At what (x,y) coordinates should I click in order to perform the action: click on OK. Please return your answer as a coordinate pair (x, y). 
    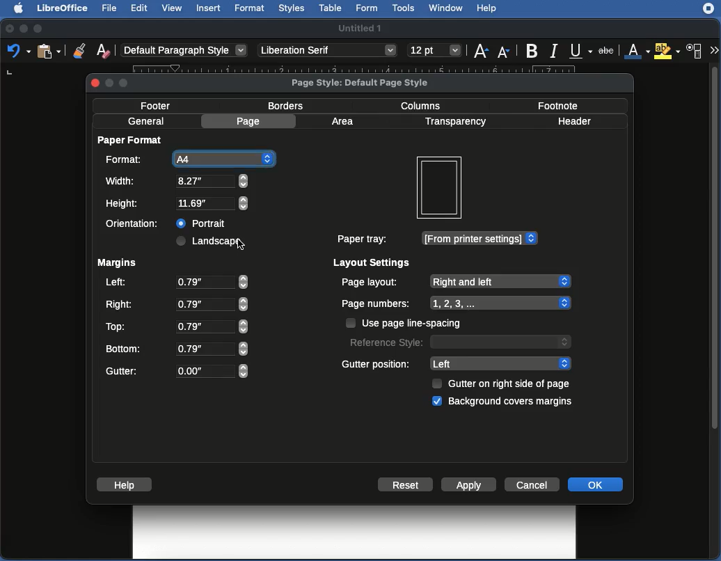
    Looking at the image, I should click on (596, 484).